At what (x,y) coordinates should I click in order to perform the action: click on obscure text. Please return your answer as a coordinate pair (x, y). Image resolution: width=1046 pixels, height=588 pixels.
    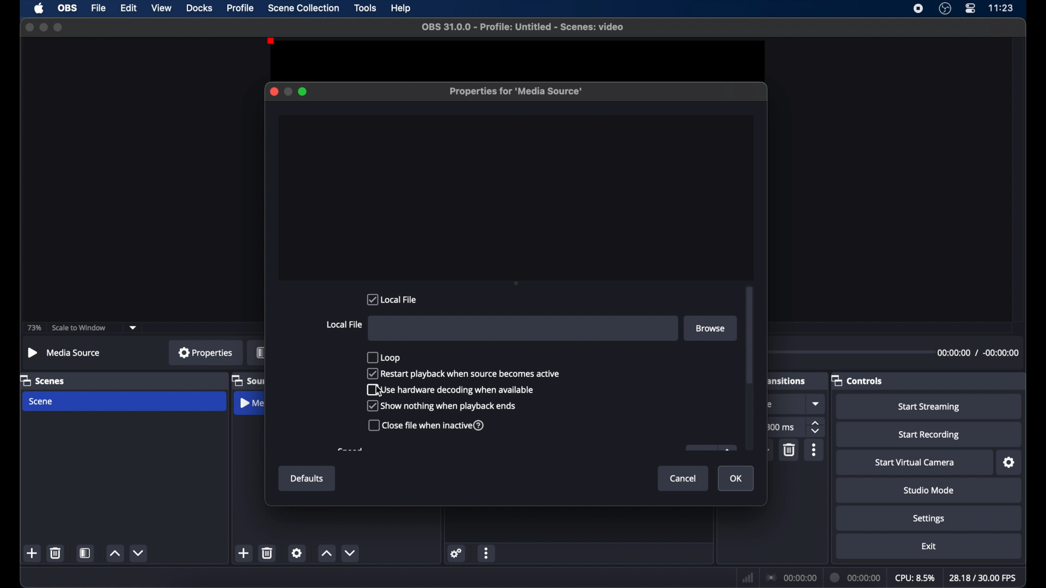
    Looking at the image, I should click on (768, 380).